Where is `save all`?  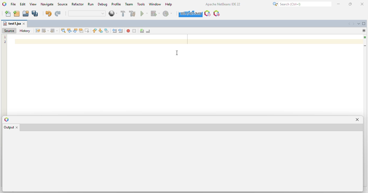
save all is located at coordinates (35, 14).